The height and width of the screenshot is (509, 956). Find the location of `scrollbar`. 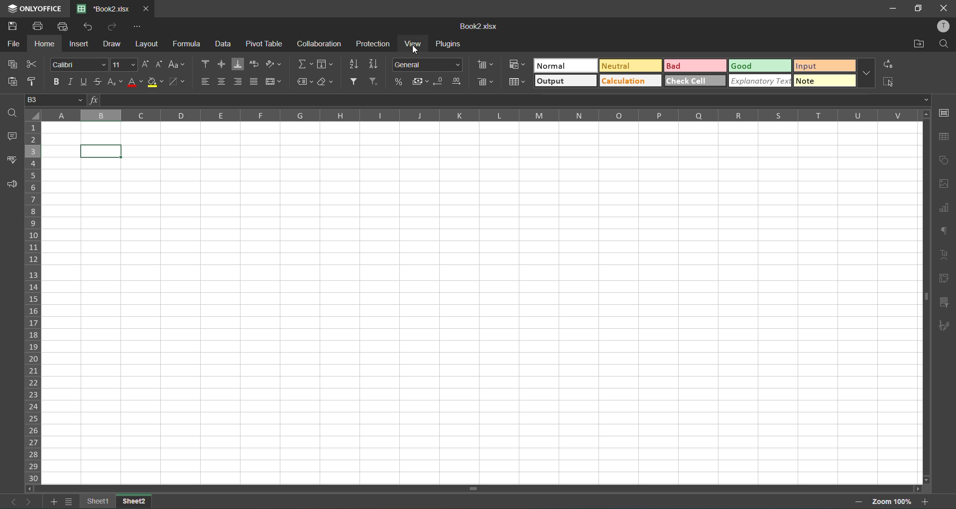

scrollbar is located at coordinates (926, 298).